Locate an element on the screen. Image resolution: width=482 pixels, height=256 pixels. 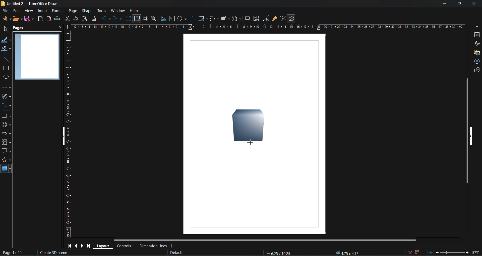
textbox is located at coordinates (173, 19).